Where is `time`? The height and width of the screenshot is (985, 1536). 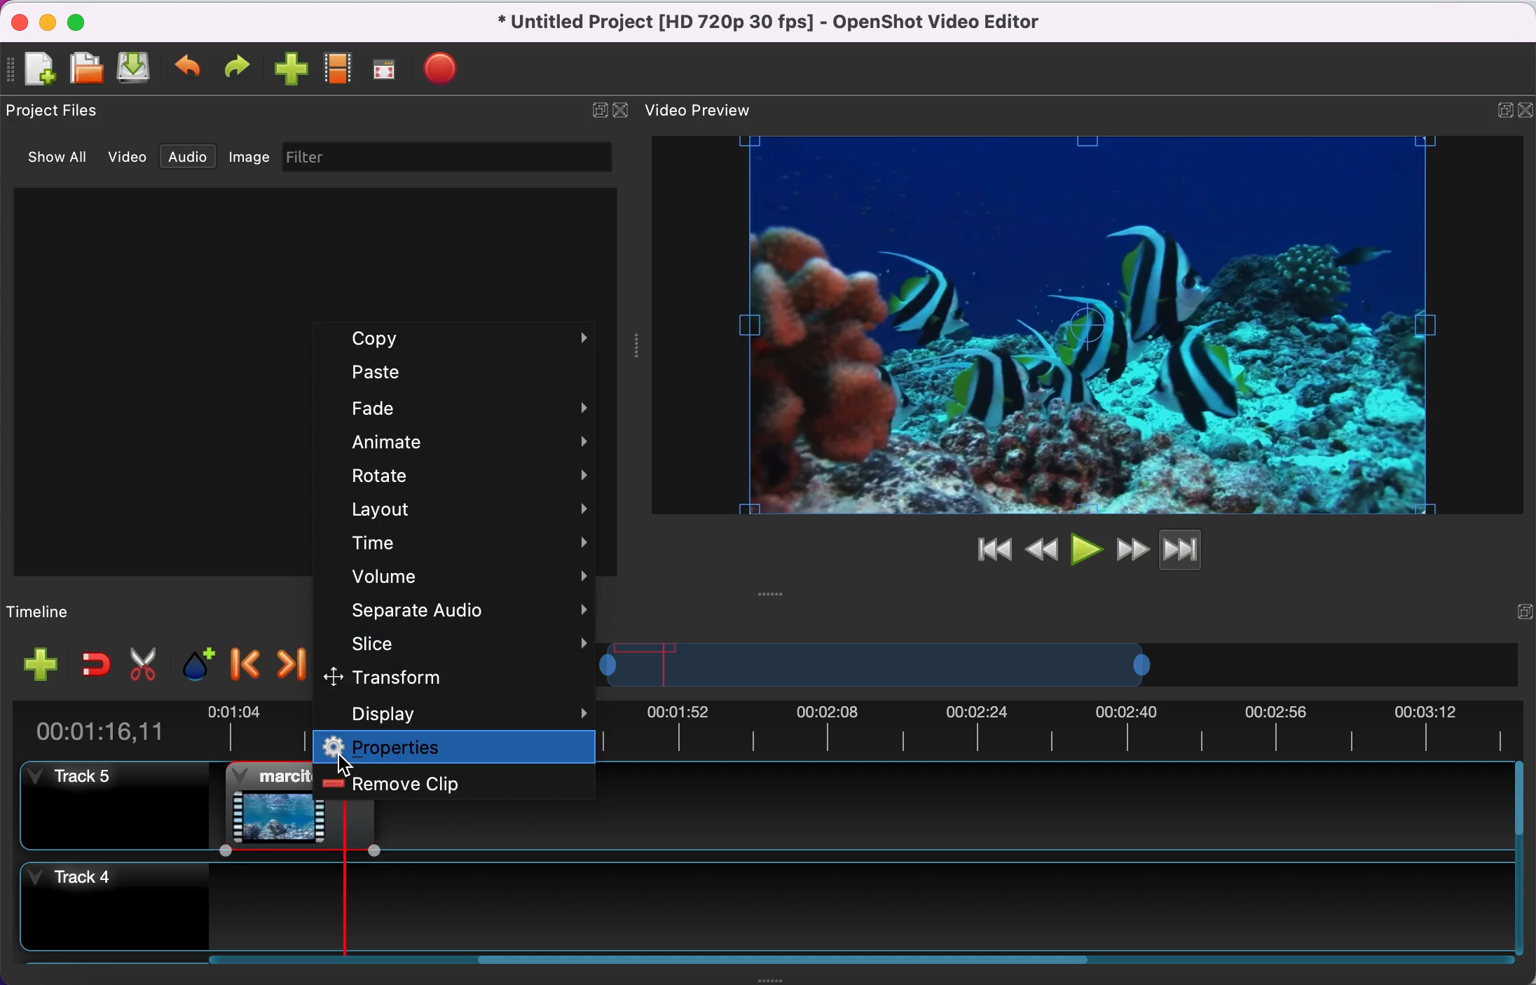
time is located at coordinates (469, 544).